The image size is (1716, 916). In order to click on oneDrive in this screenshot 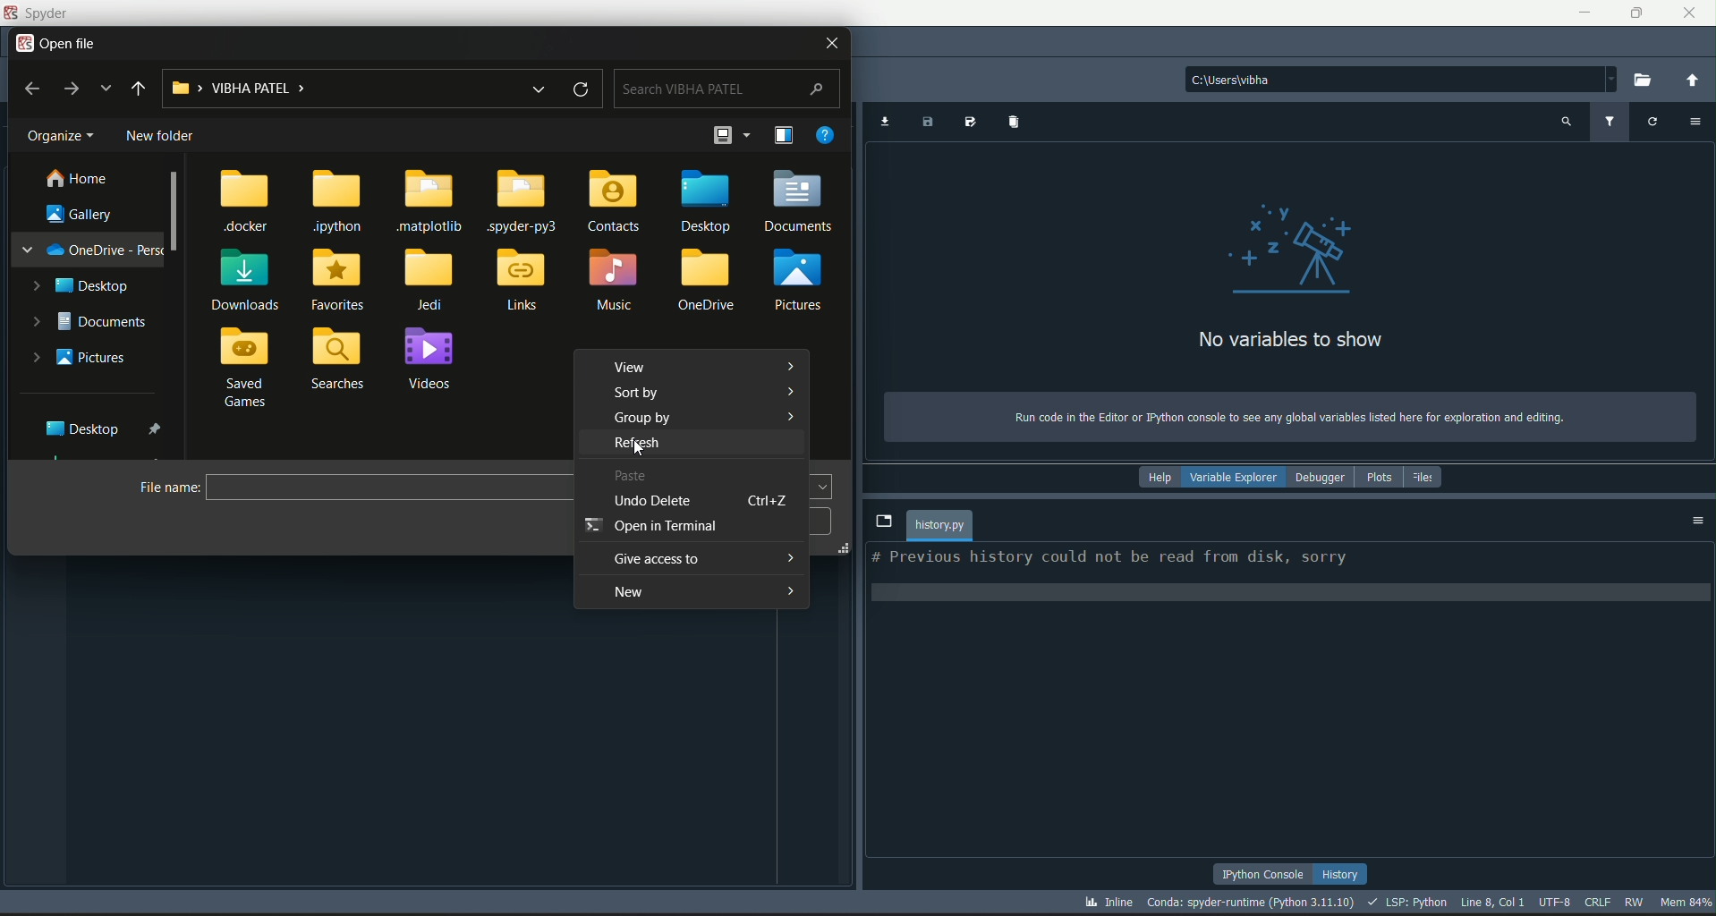, I will do `click(710, 282)`.